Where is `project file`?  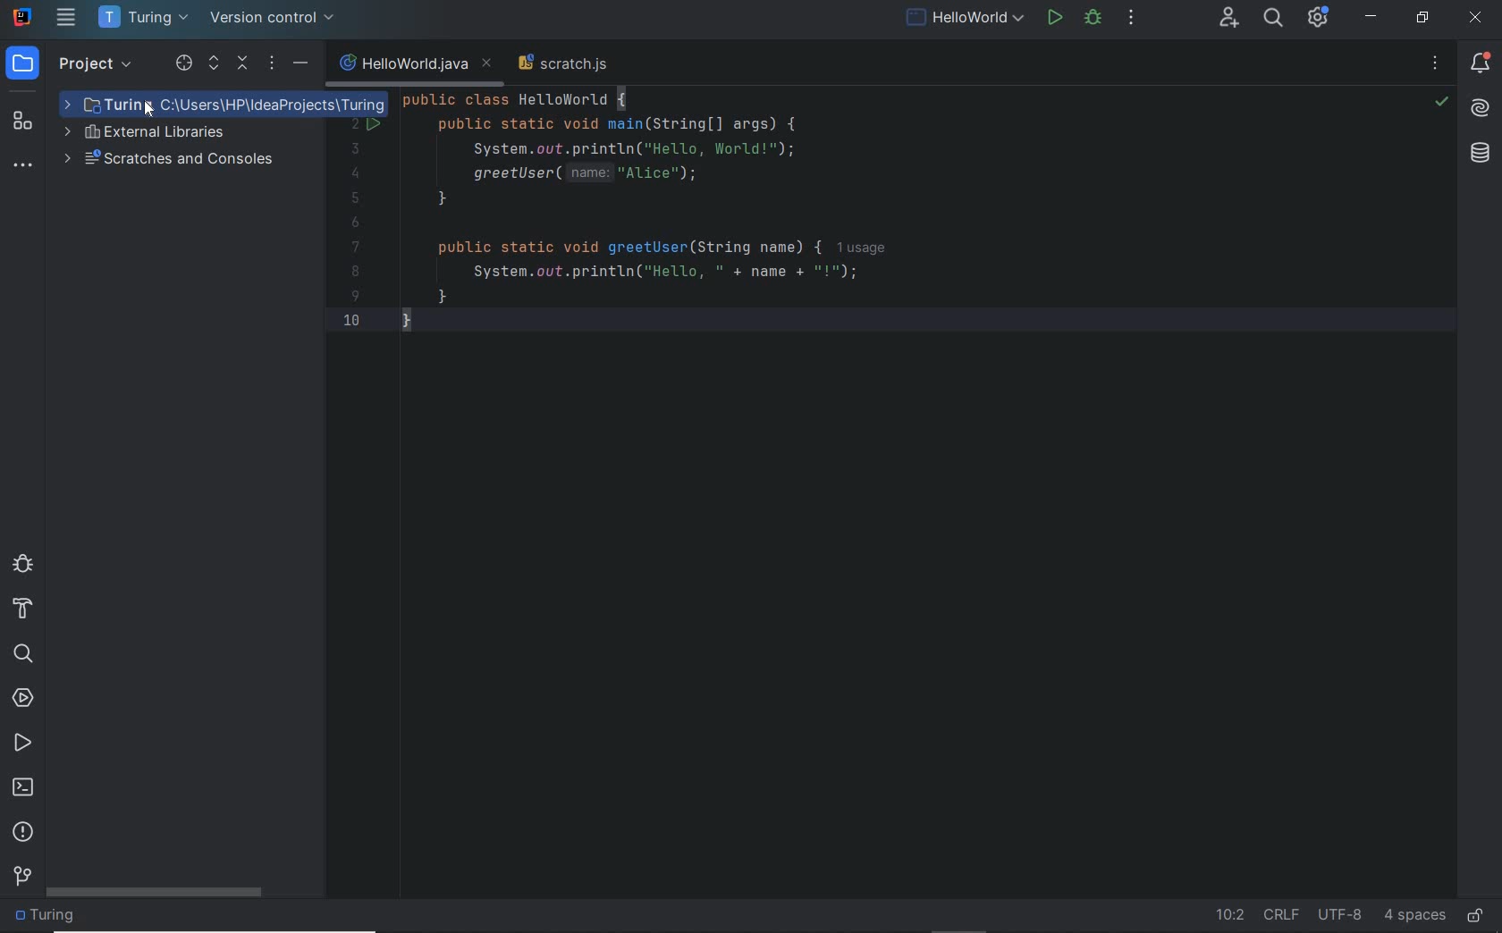 project file is located at coordinates (250, 105).